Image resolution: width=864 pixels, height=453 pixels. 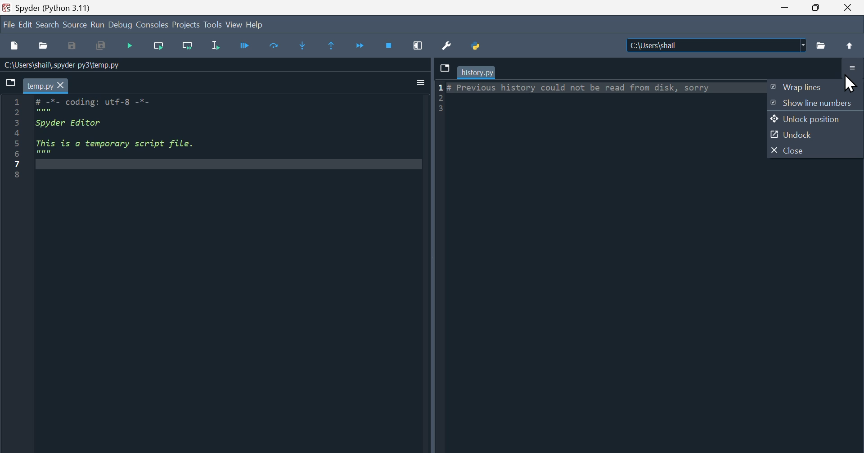 I want to click on Folder, so click(x=823, y=45).